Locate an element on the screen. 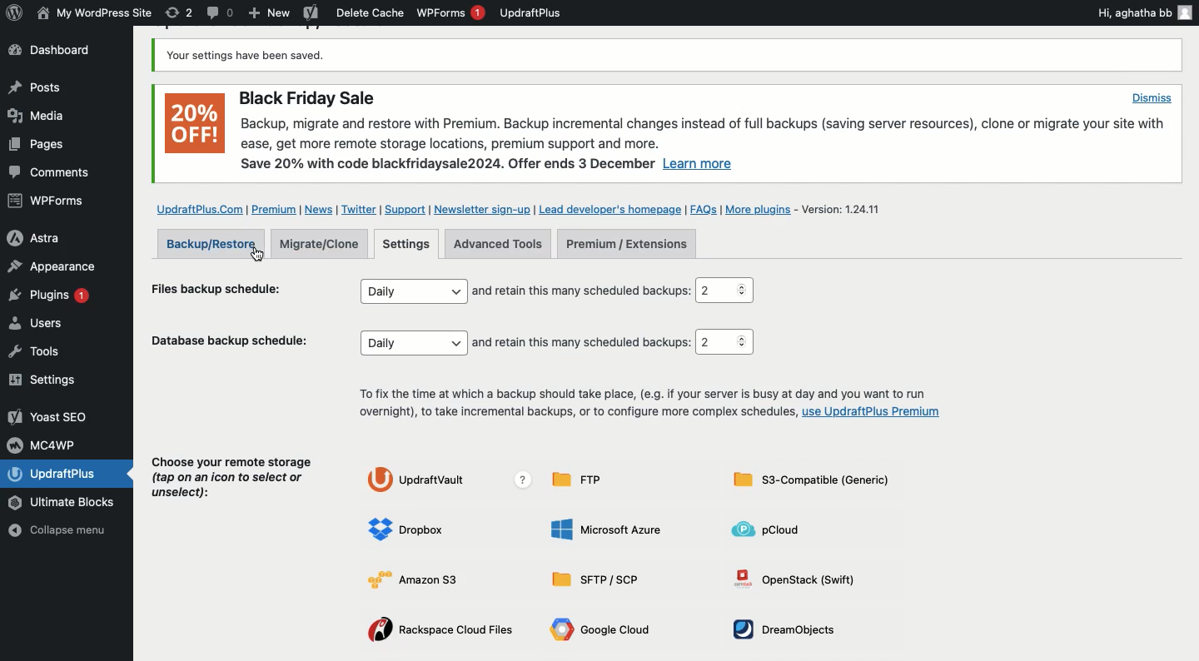  2 is located at coordinates (725, 342).